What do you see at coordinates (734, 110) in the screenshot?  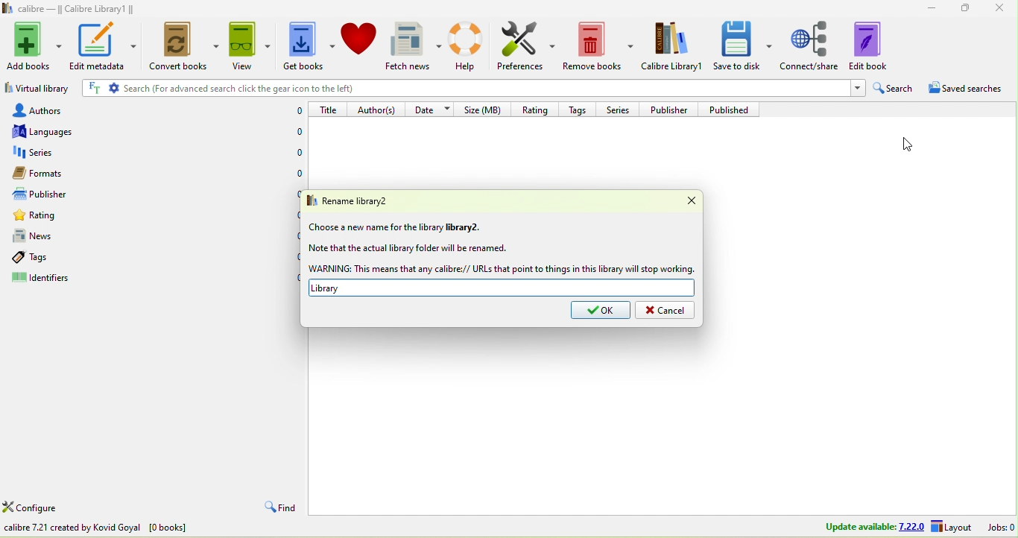 I see `published` at bounding box center [734, 110].